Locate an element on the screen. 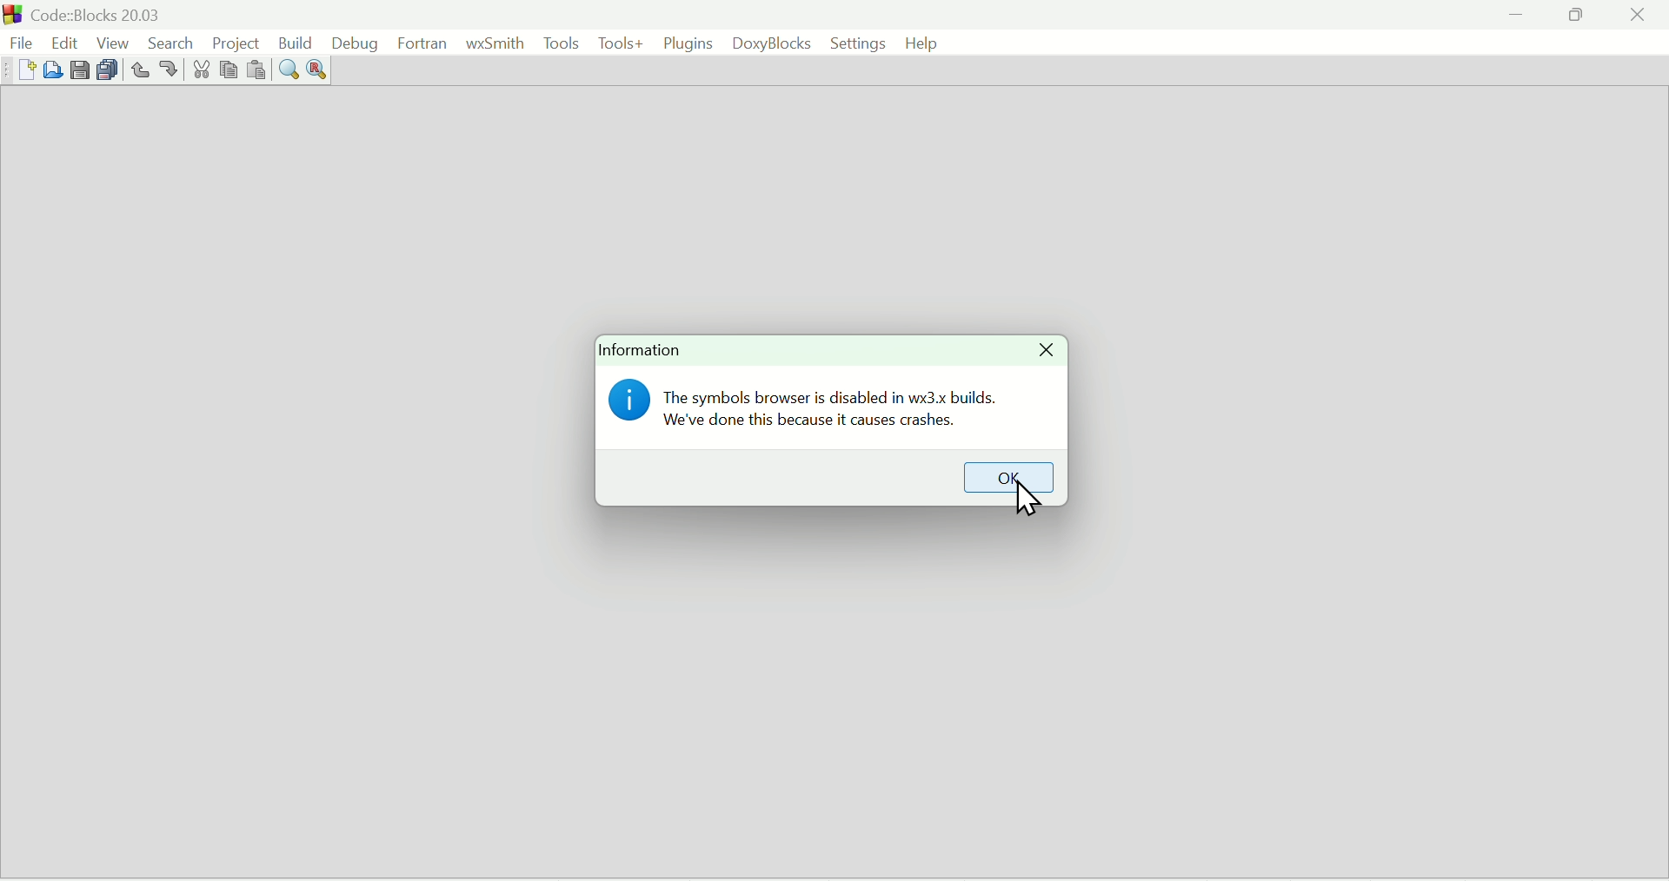 The width and height of the screenshot is (1669, 881). OK is located at coordinates (1007, 477).